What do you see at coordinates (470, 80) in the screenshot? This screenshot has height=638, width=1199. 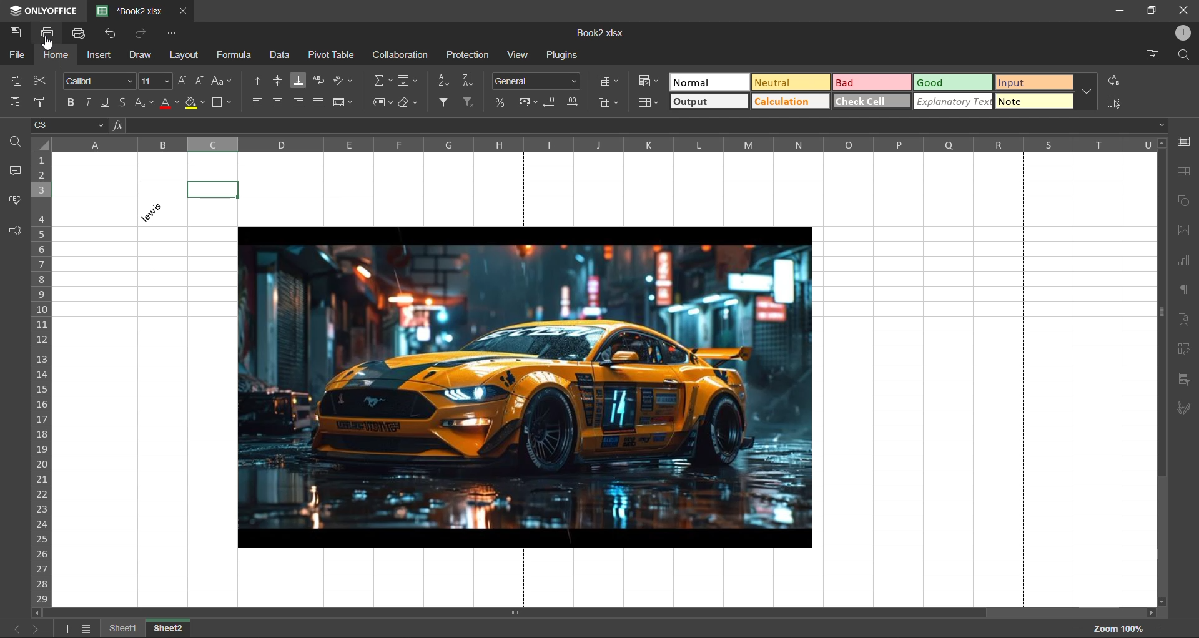 I see `sort ascending` at bounding box center [470, 80].